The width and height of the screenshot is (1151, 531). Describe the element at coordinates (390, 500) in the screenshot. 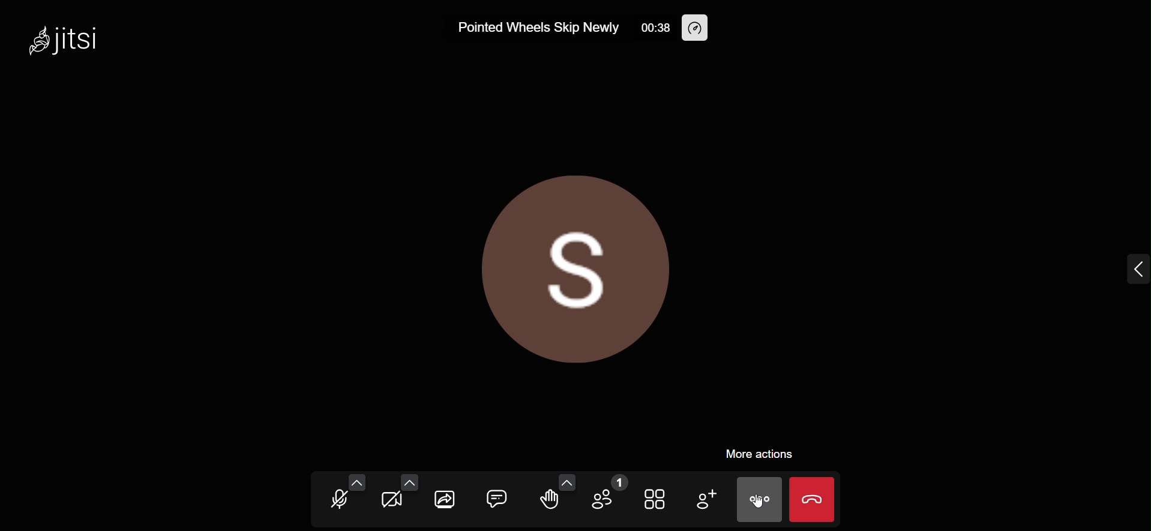

I see `start your camera` at that location.